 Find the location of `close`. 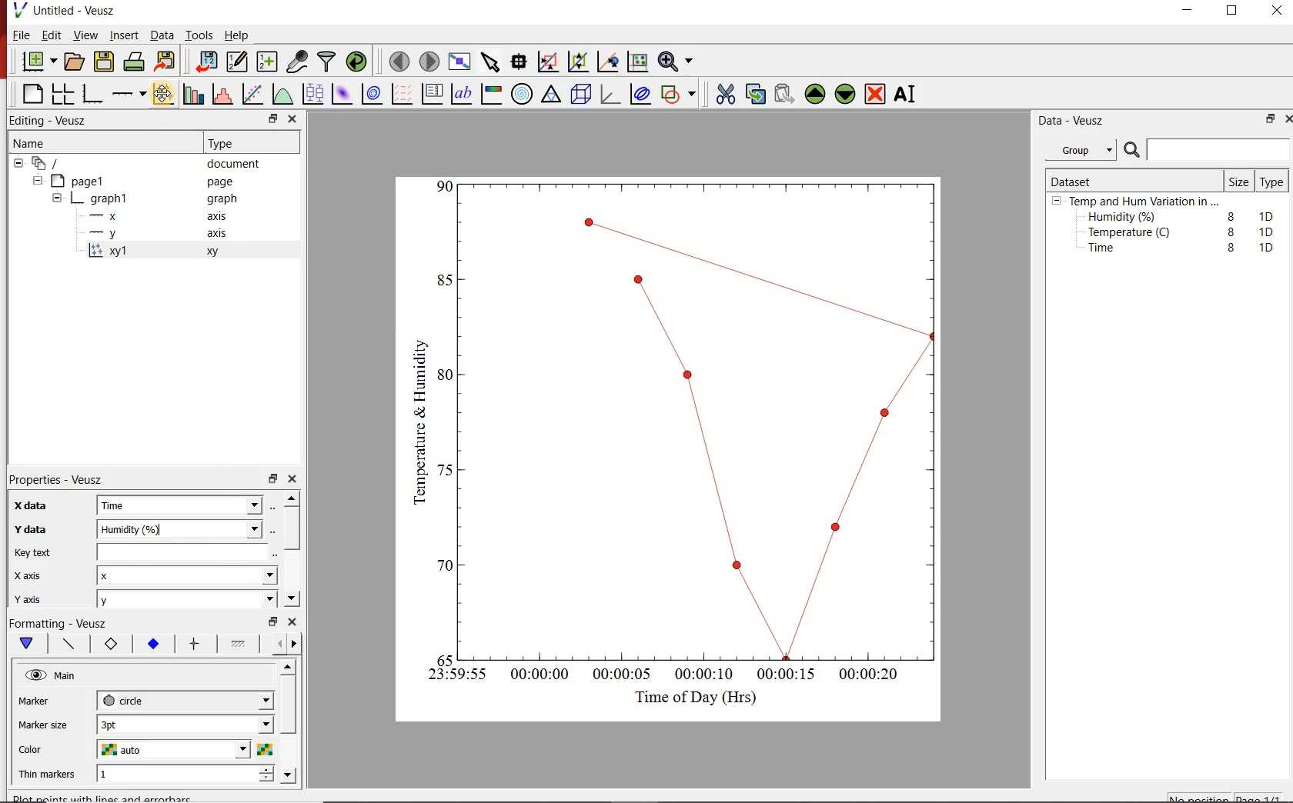

close is located at coordinates (1285, 118).